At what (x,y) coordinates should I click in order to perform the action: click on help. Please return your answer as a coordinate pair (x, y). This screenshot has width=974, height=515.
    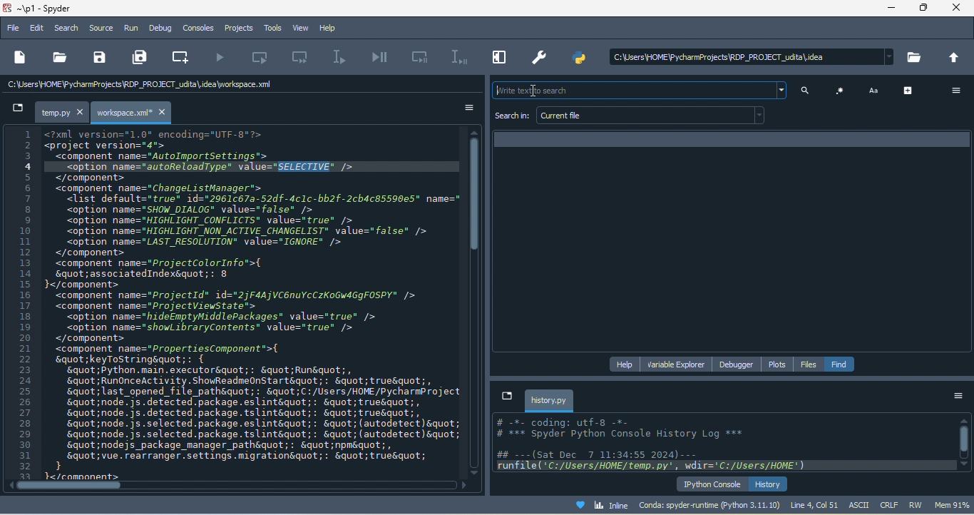
    Looking at the image, I should click on (332, 29).